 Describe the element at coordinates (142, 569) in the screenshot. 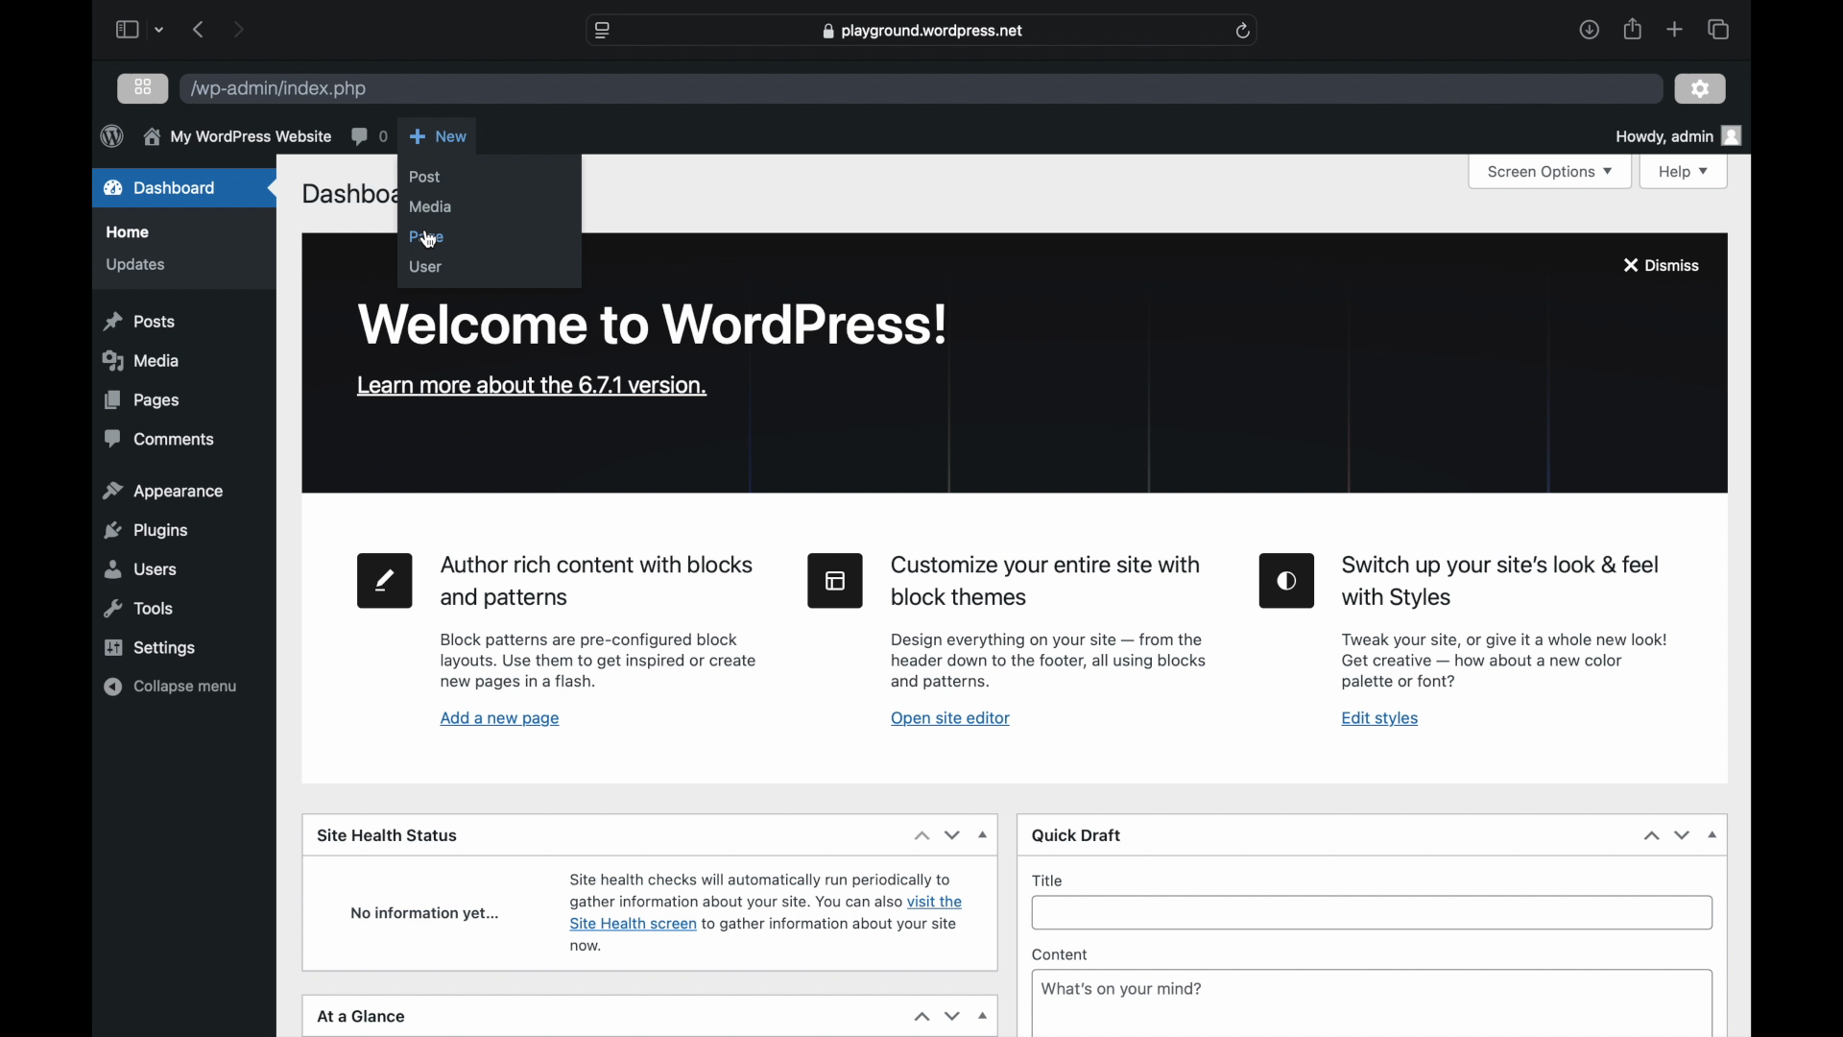

I see `users` at that location.